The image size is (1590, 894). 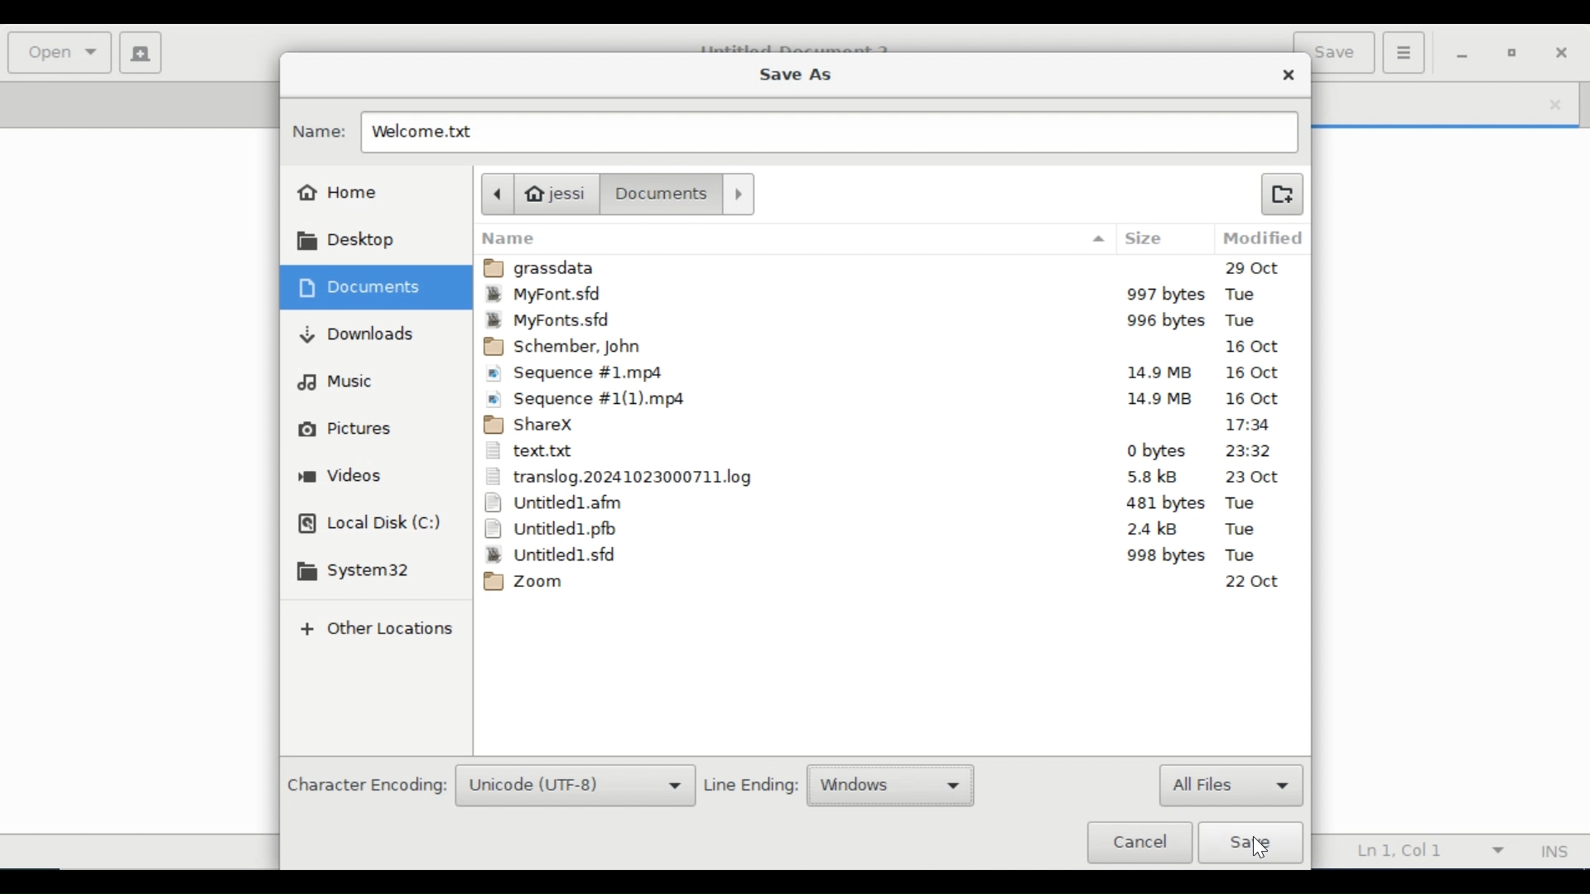 What do you see at coordinates (340, 477) in the screenshot?
I see `Videos` at bounding box center [340, 477].